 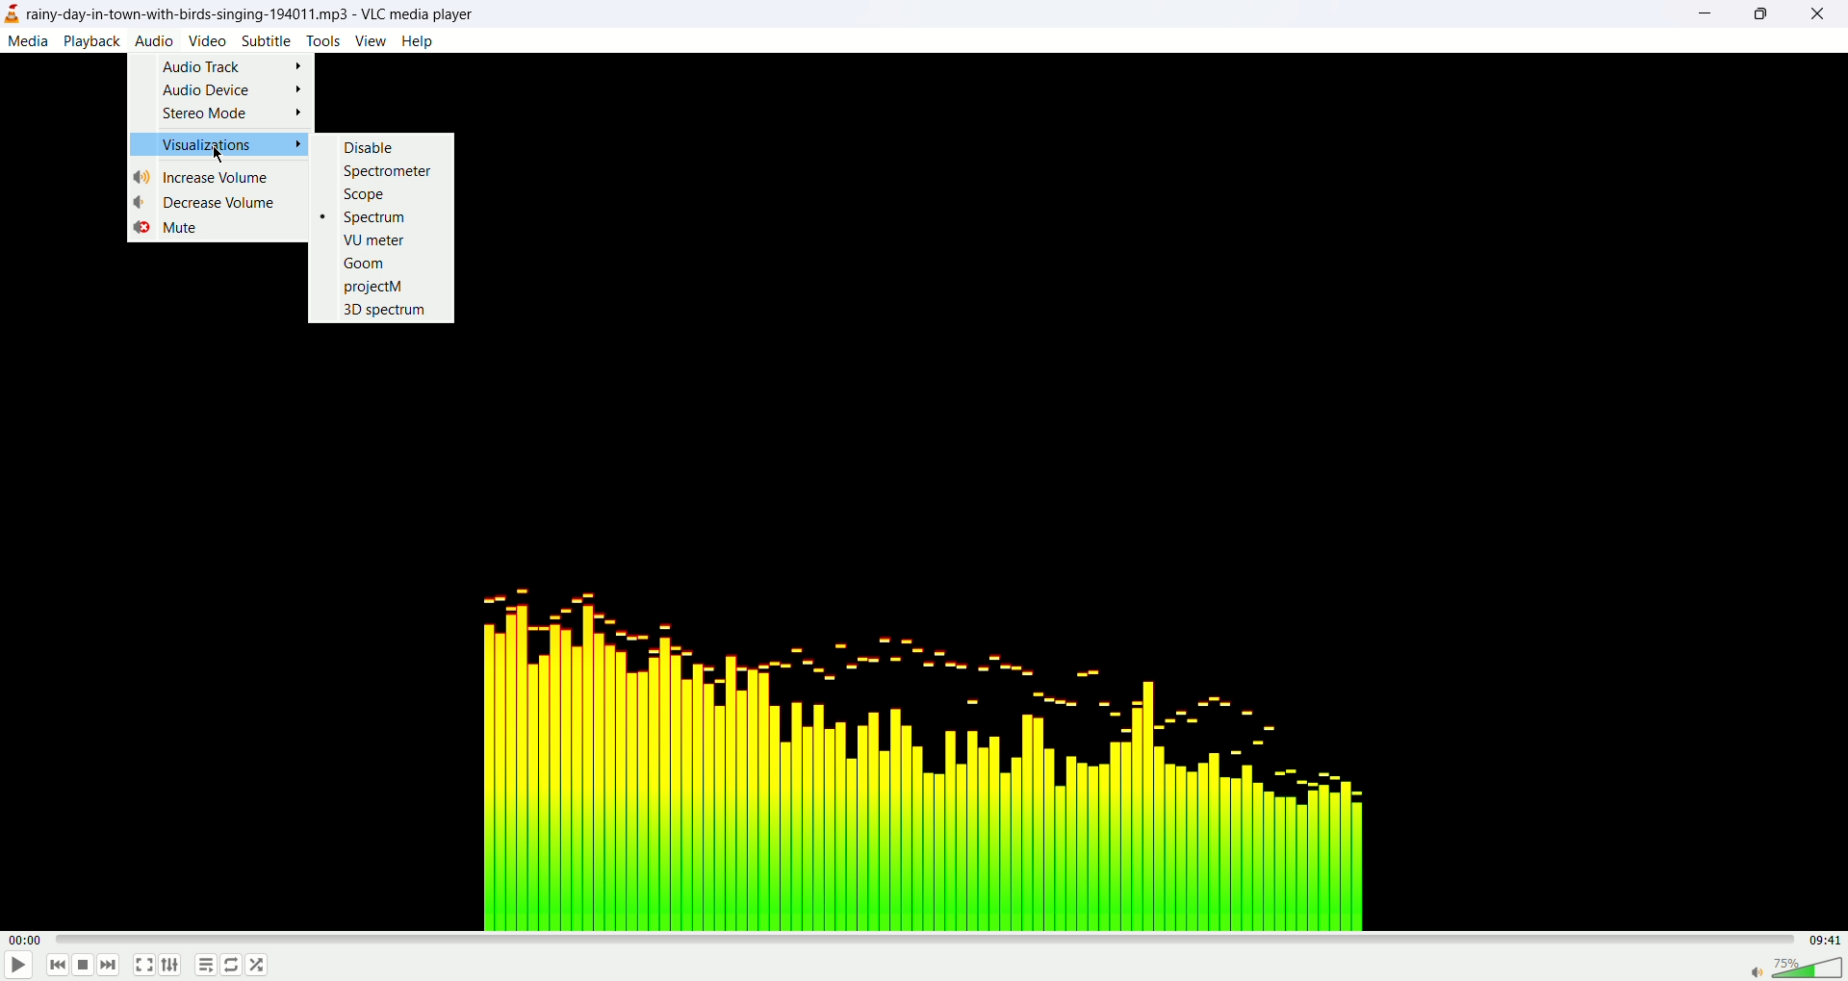 What do you see at coordinates (324, 40) in the screenshot?
I see `tools` at bounding box center [324, 40].